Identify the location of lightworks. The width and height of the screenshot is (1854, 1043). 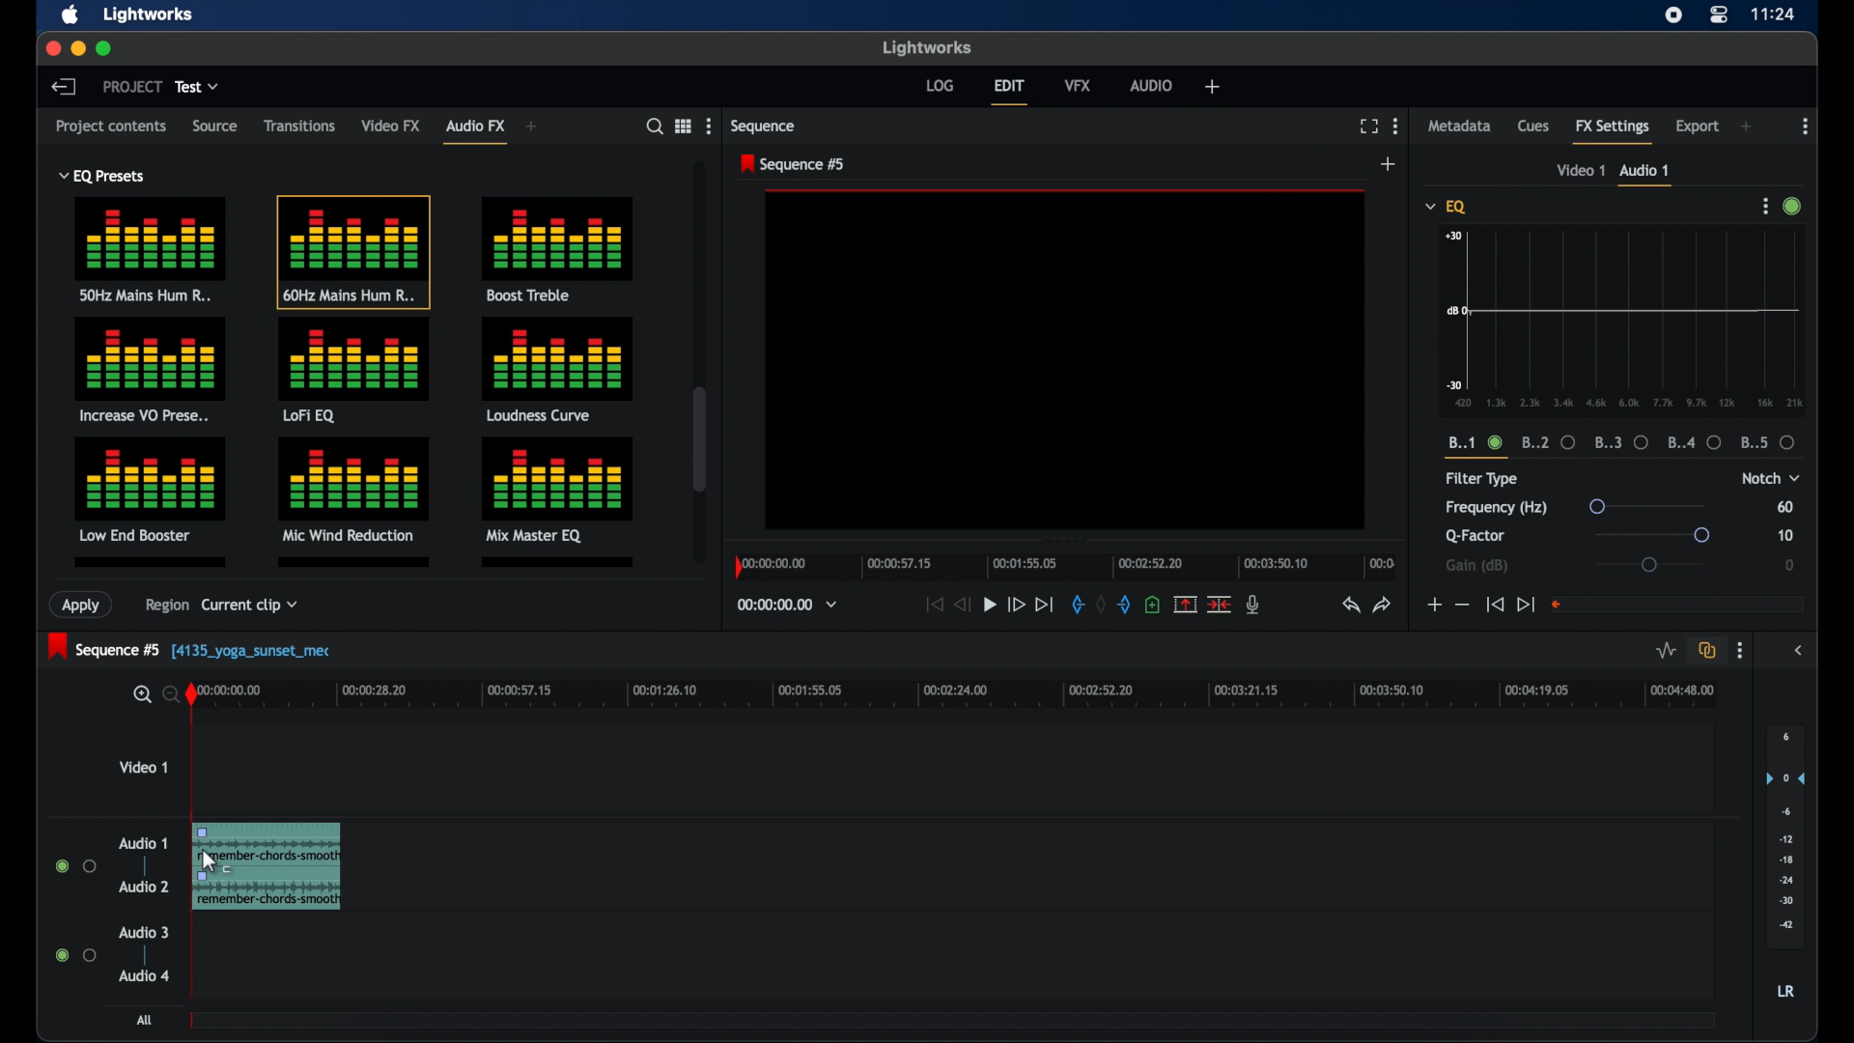
(151, 14).